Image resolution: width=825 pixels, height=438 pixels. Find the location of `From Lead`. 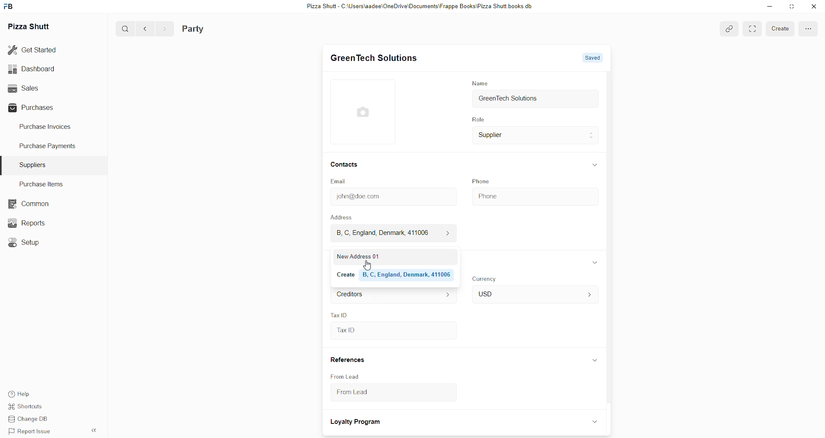

From Lead is located at coordinates (345, 376).